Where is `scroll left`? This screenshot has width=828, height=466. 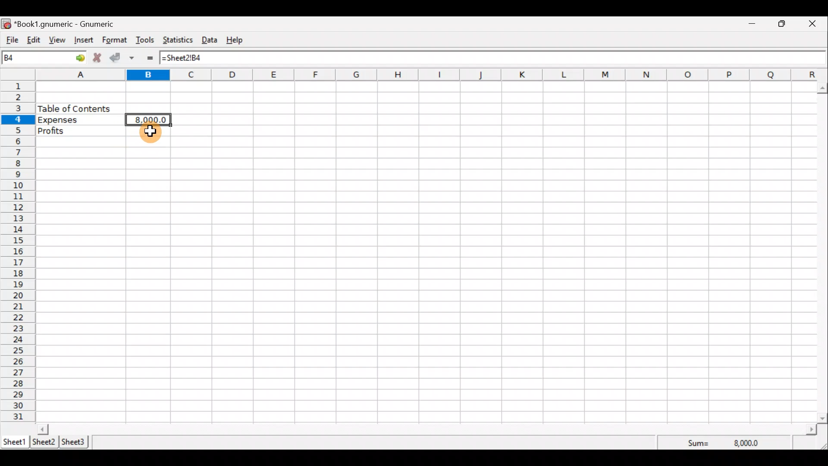
scroll left is located at coordinates (43, 429).